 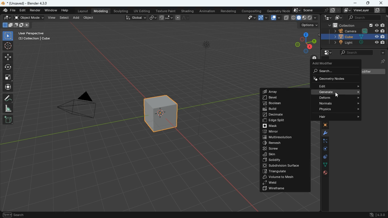 What do you see at coordinates (277, 92) in the screenshot?
I see `array` at bounding box center [277, 92].